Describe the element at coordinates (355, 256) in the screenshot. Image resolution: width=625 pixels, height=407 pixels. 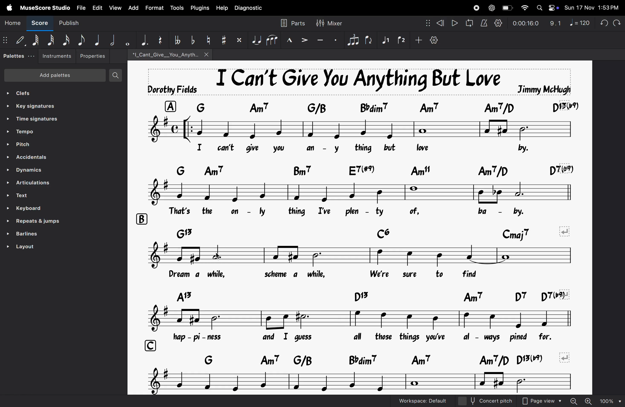
I see `notes` at that location.